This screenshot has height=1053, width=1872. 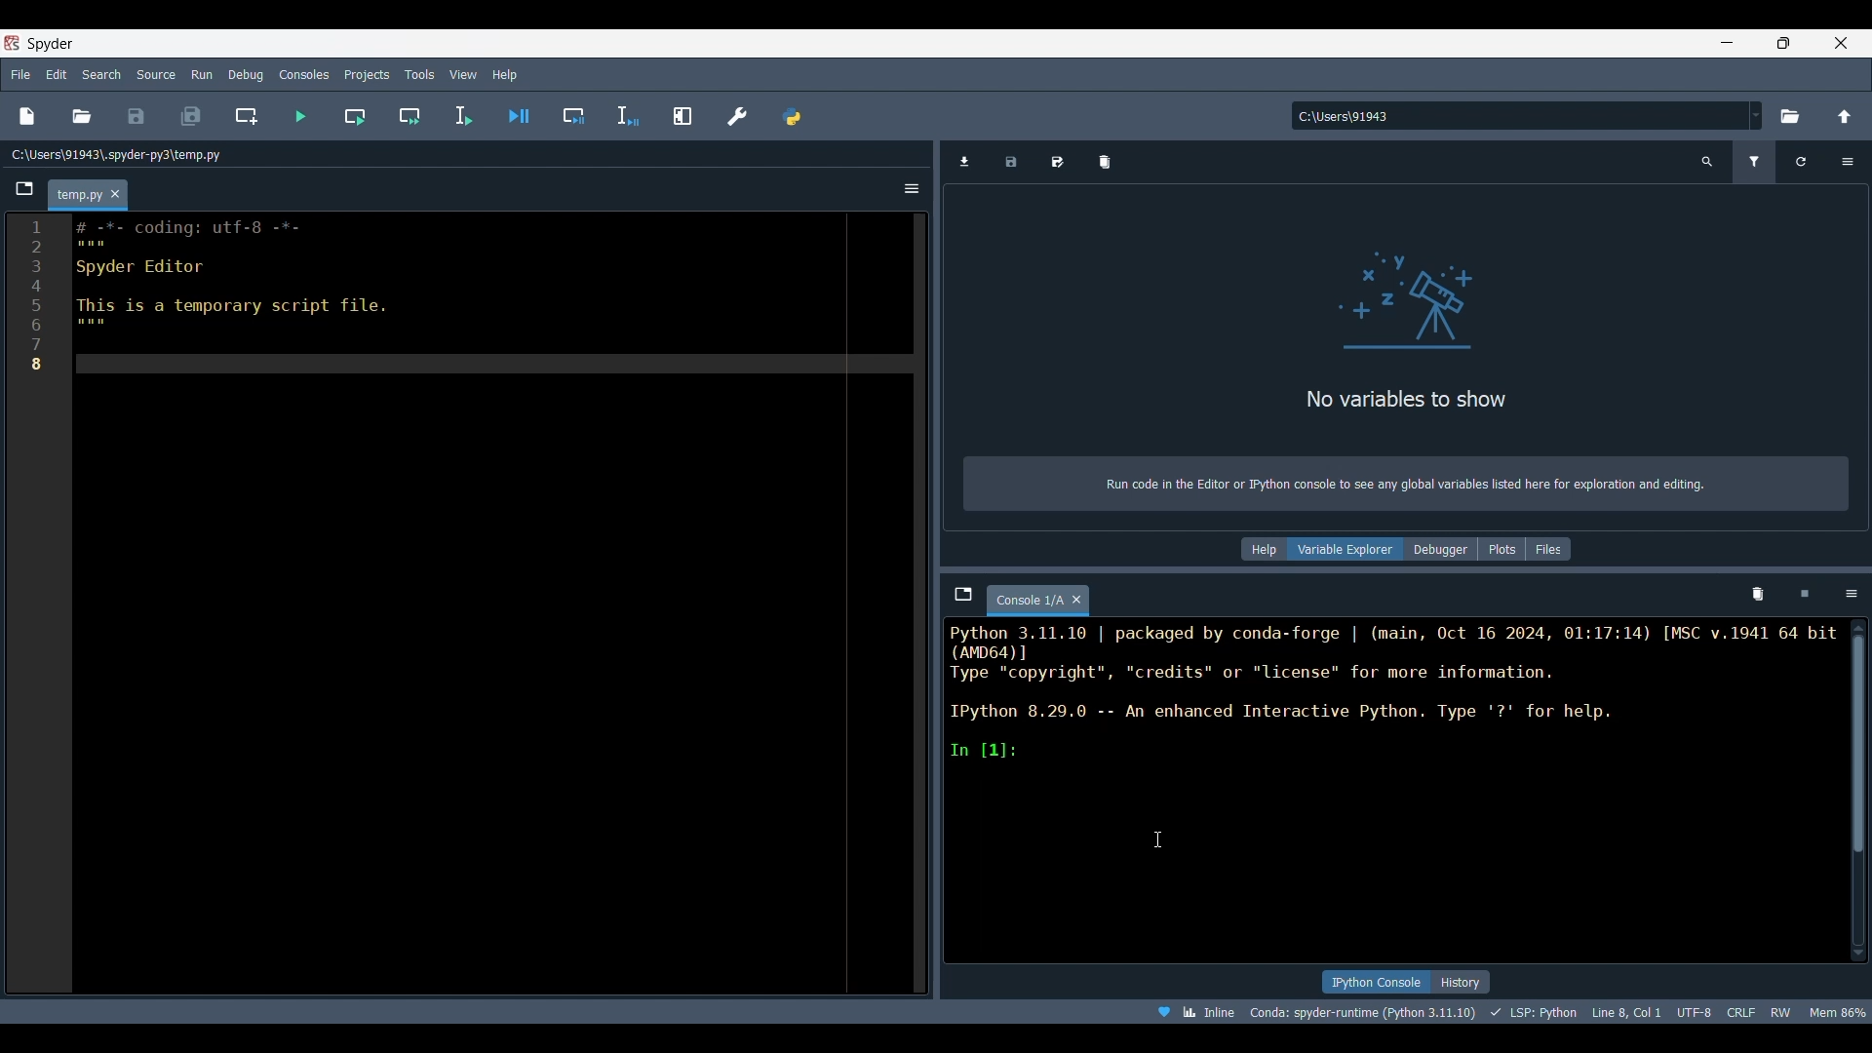 What do you see at coordinates (1154, 837) in the screenshot?
I see `cursor` at bounding box center [1154, 837].